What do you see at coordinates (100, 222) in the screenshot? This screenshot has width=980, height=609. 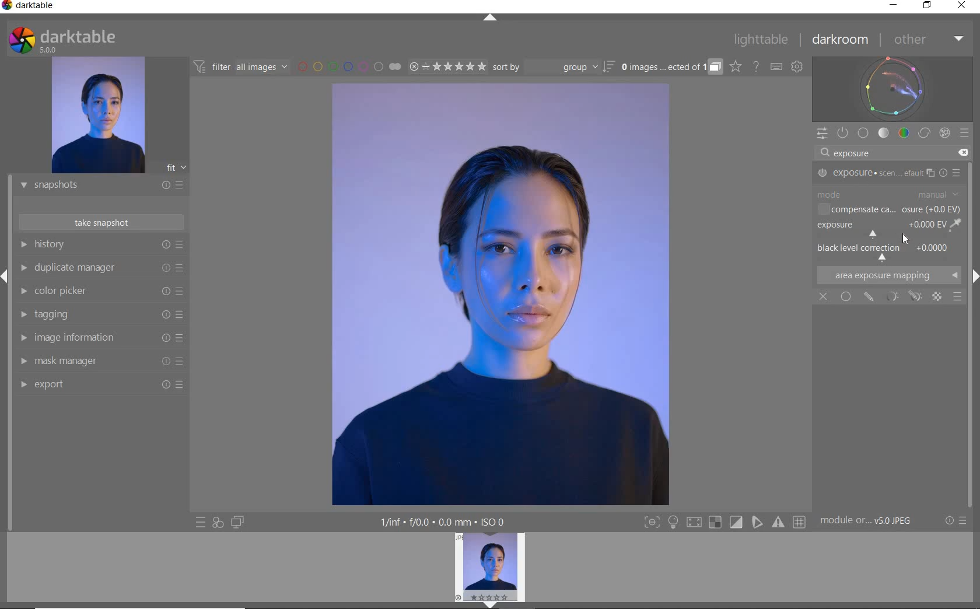 I see `TAKE SNAPSHOT` at bounding box center [100, 222].